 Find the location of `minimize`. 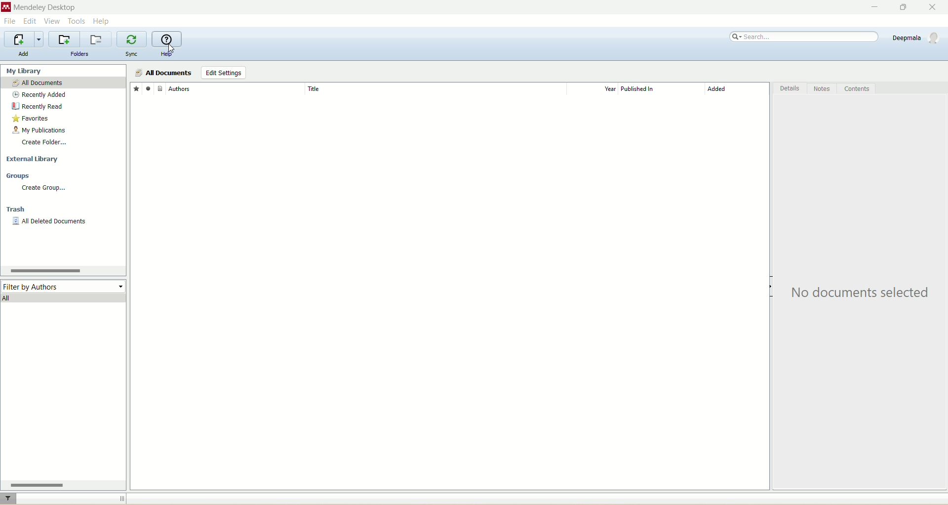

minimize is located at coordinates (873, 7).